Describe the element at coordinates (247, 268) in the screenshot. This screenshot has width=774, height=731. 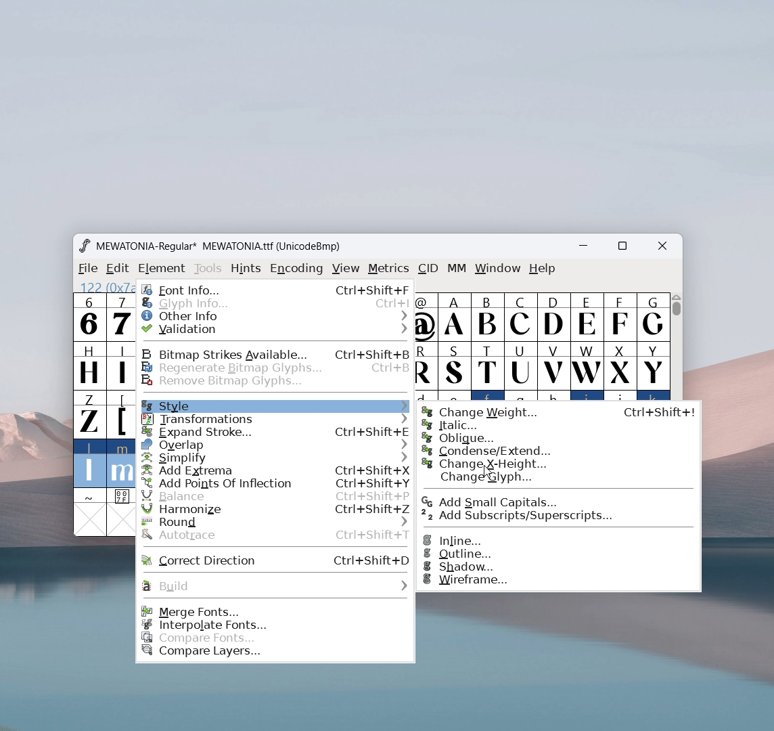
I see `hints` at that location.